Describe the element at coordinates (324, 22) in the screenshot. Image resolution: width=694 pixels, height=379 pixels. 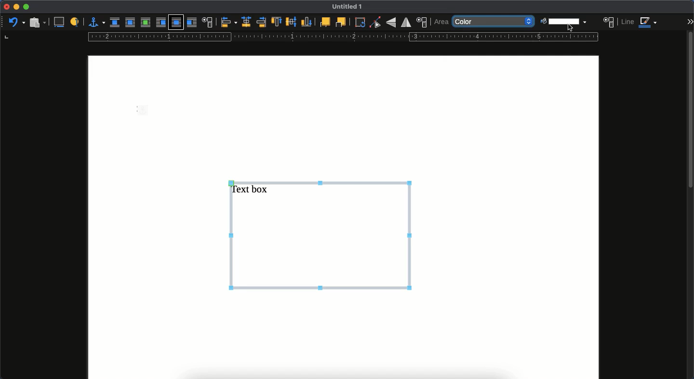
I see `front one` at that location.